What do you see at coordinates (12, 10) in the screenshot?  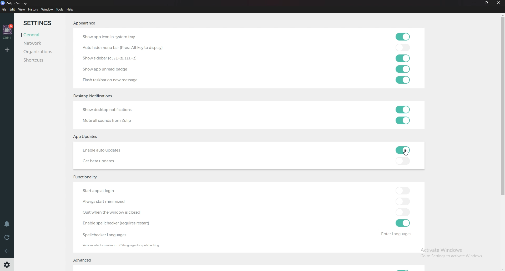 I see `Edit` at bounding box center [12, 10].